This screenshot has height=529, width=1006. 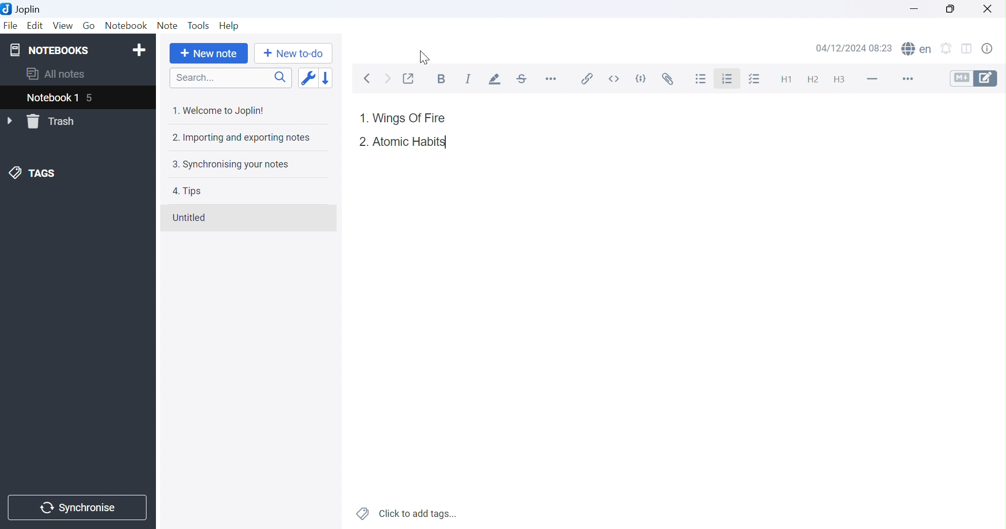 What do you see at coordinates (308, 78) in the screenshot?
I see `Toggle reverse order field` at bounding box center [308, 78].